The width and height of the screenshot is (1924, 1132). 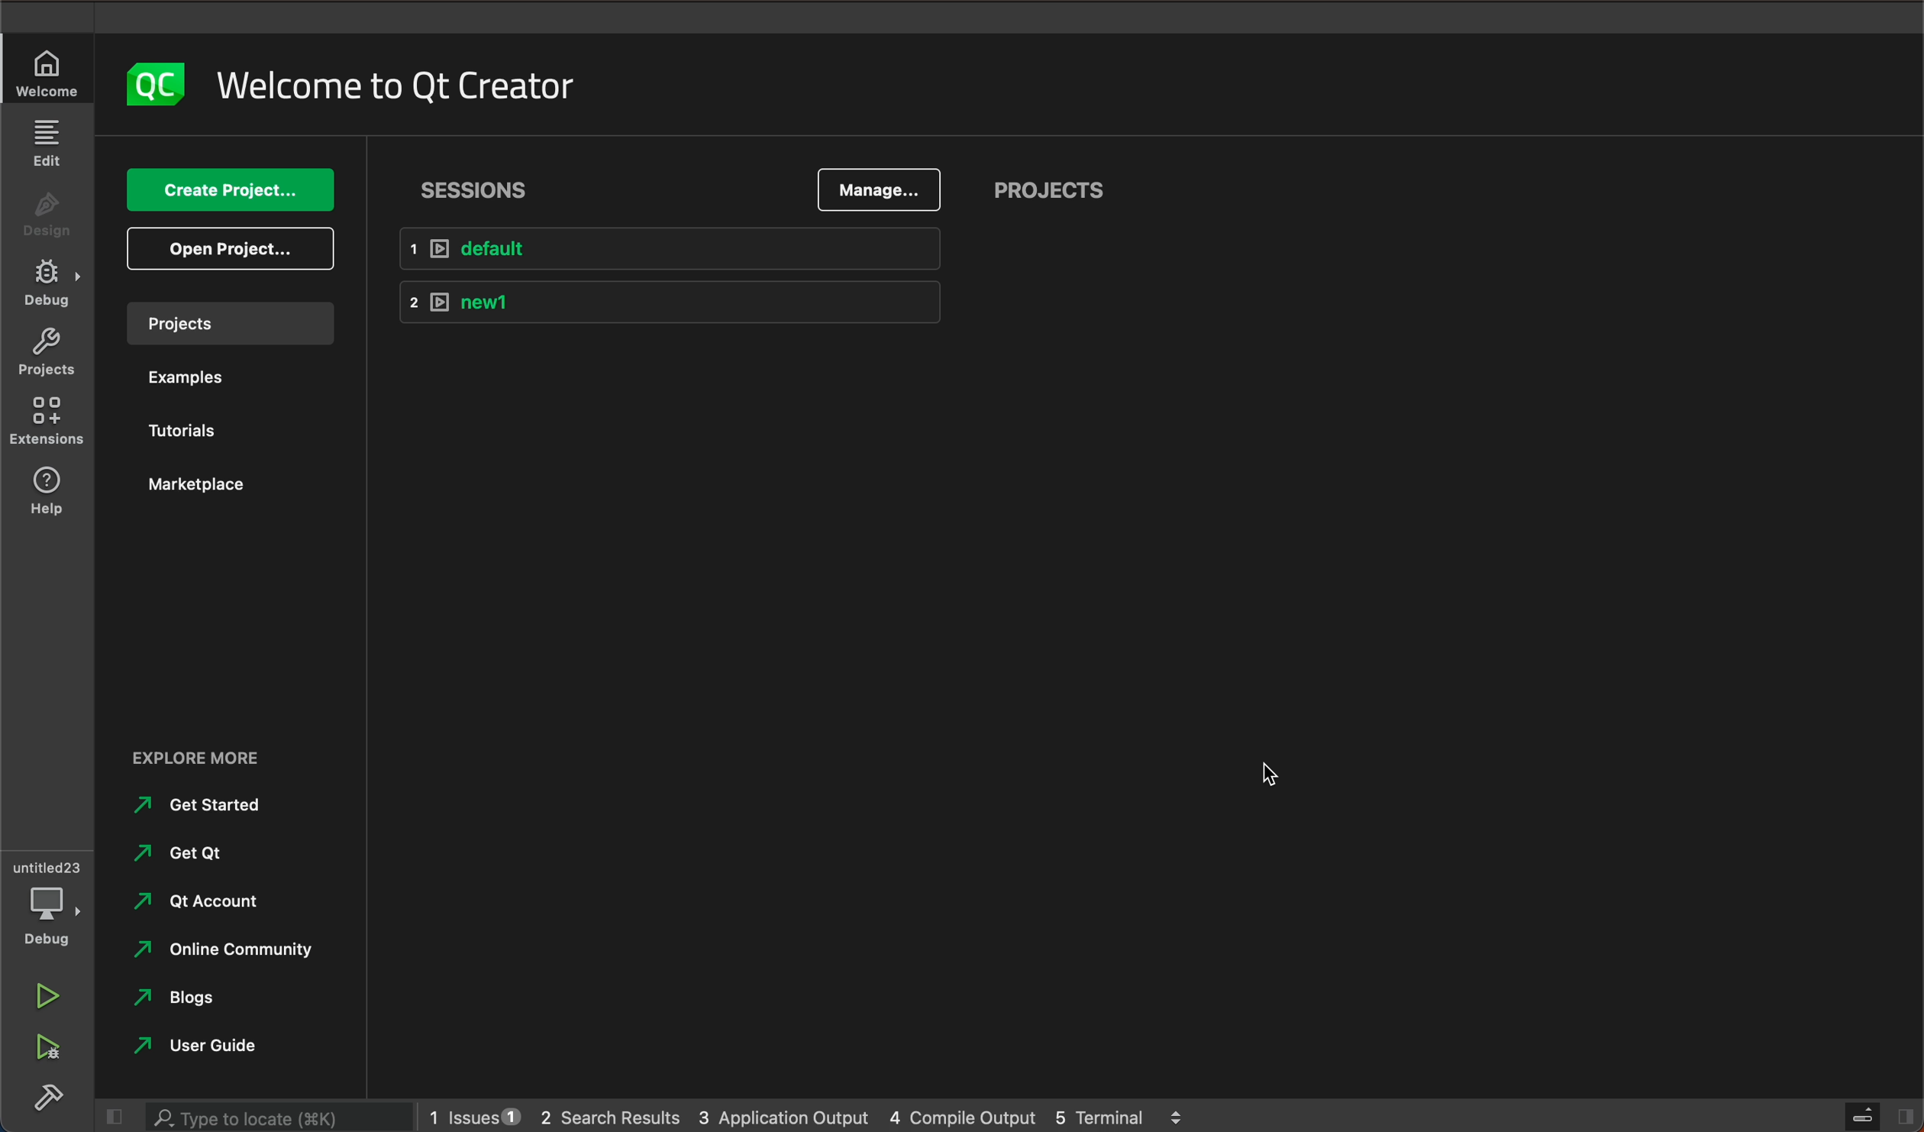 What do you see at coordinates (476, 189) in the screenshot?
I see `sessions` at bounding box center [476, 189].